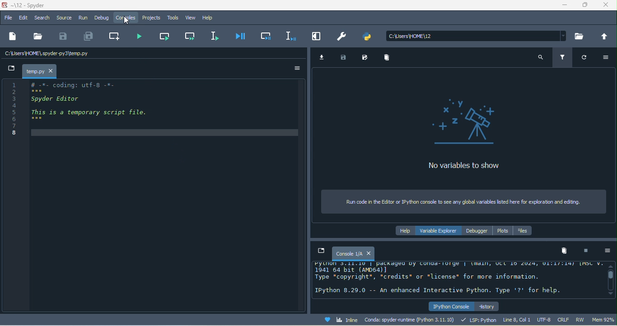 The height and width of the screenshot is (326, 617). Describe the element at coordinates (323, 57) in the screenshot. I see `import data` at that location.